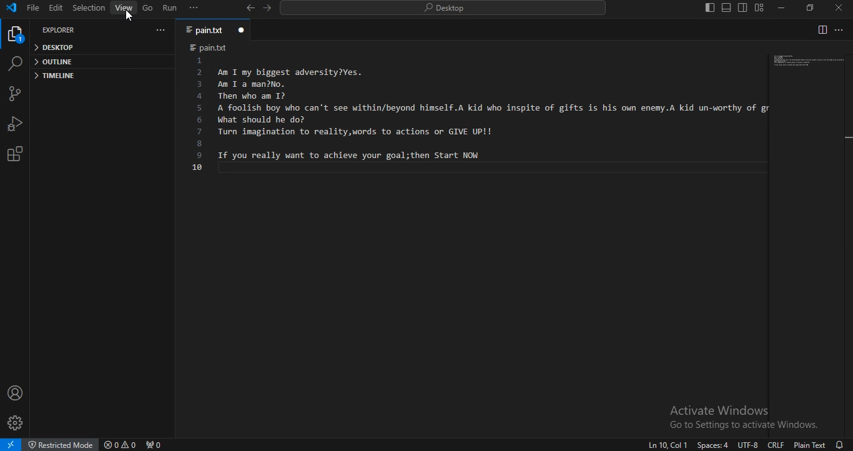  I want to click on split editor right, so click(821, 29).